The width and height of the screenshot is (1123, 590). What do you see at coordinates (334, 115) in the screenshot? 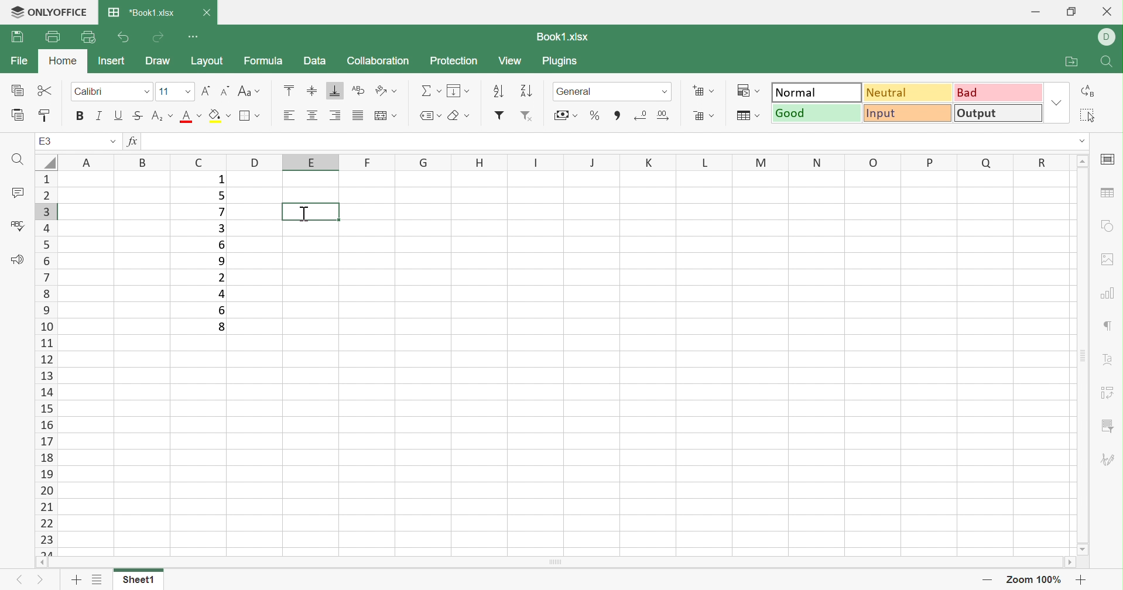
I see `Align Right` at bounding box center [334, 115].